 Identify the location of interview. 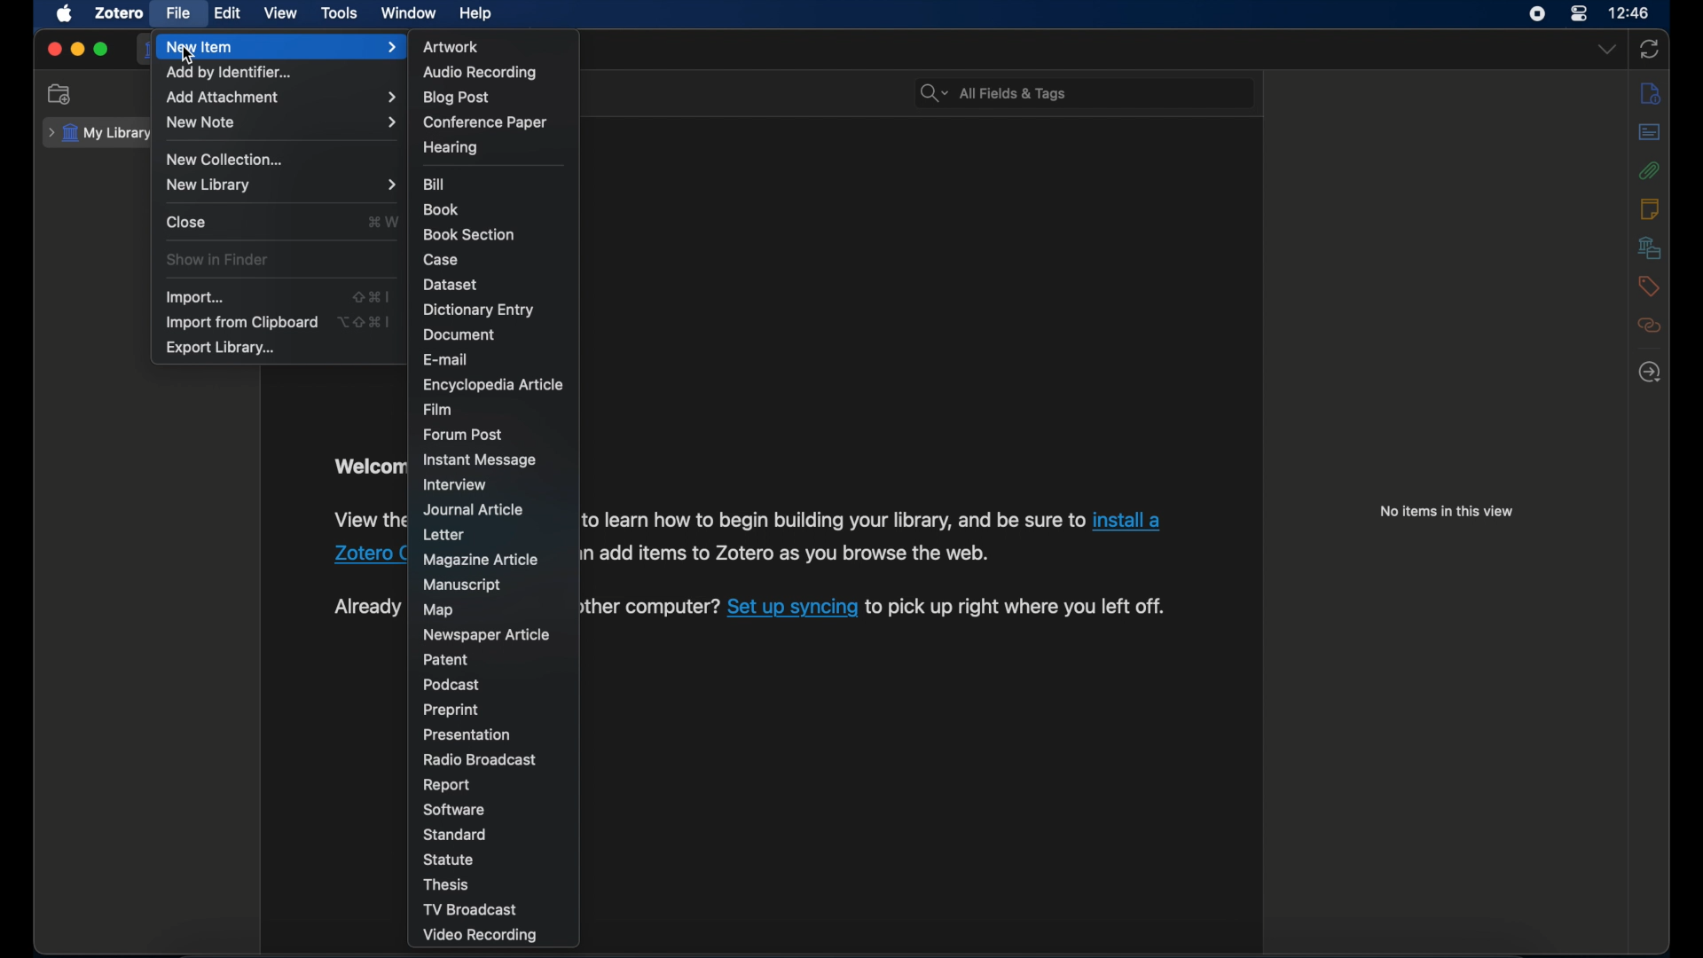
(454, 484).